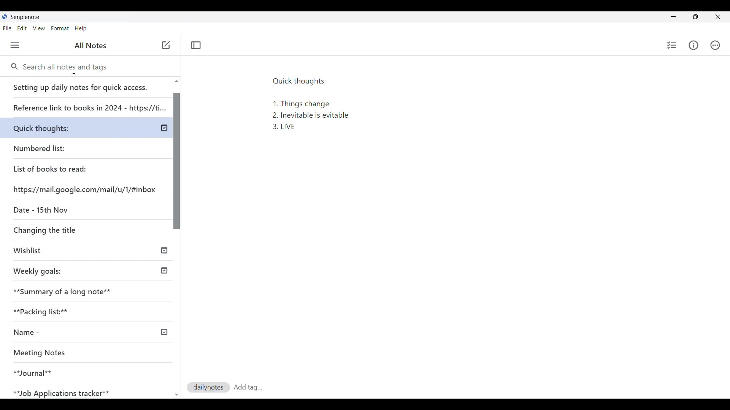  I want to click on published, so click(163, 332).